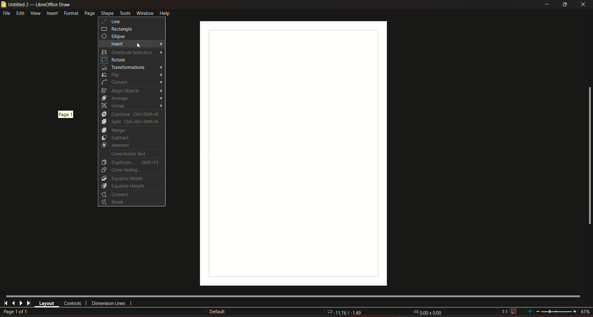 The image size is (593, 317). I want to click on 0.00x0.00, so click(428, 313).